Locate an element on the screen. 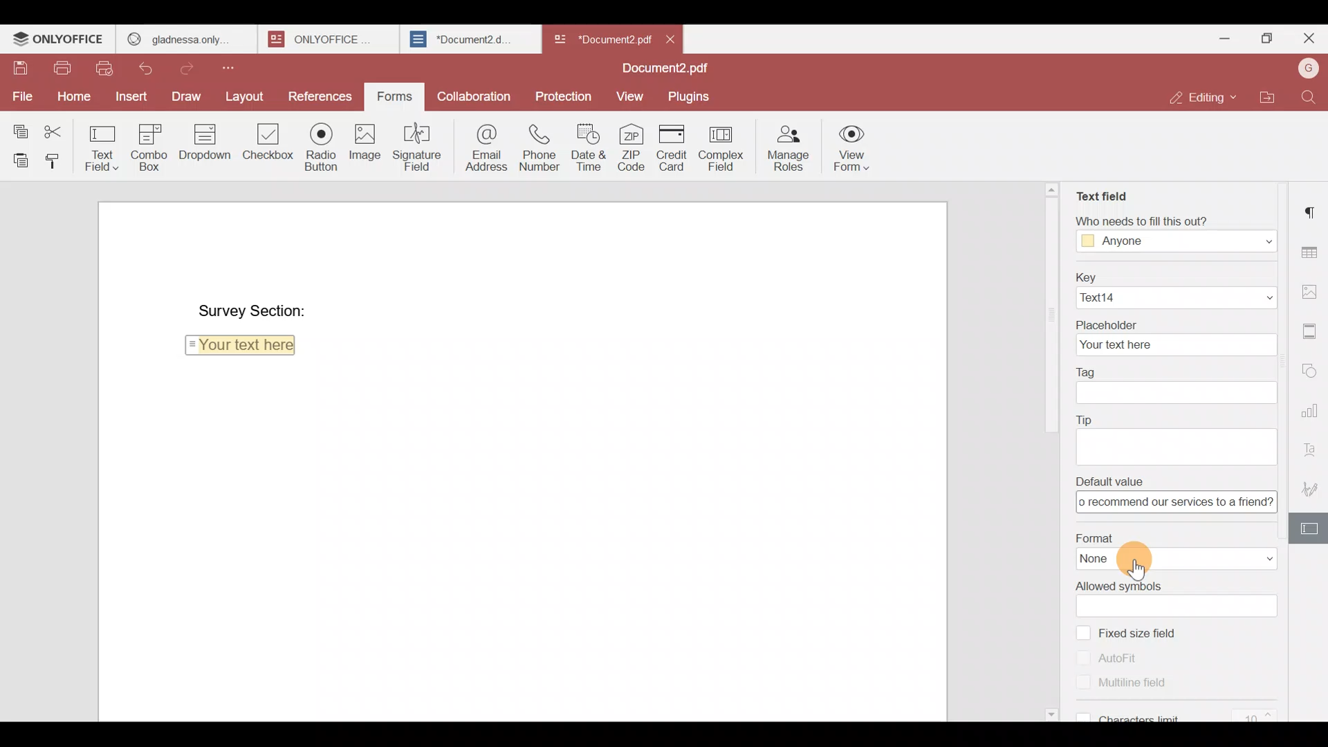  ONLYOFFICE is located at coordinates (59, 39).